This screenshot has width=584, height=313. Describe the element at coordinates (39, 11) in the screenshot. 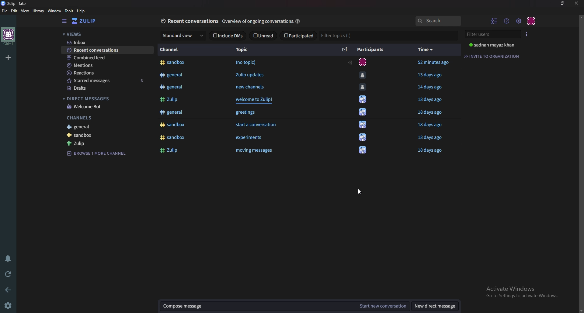

I see `History` at that location.